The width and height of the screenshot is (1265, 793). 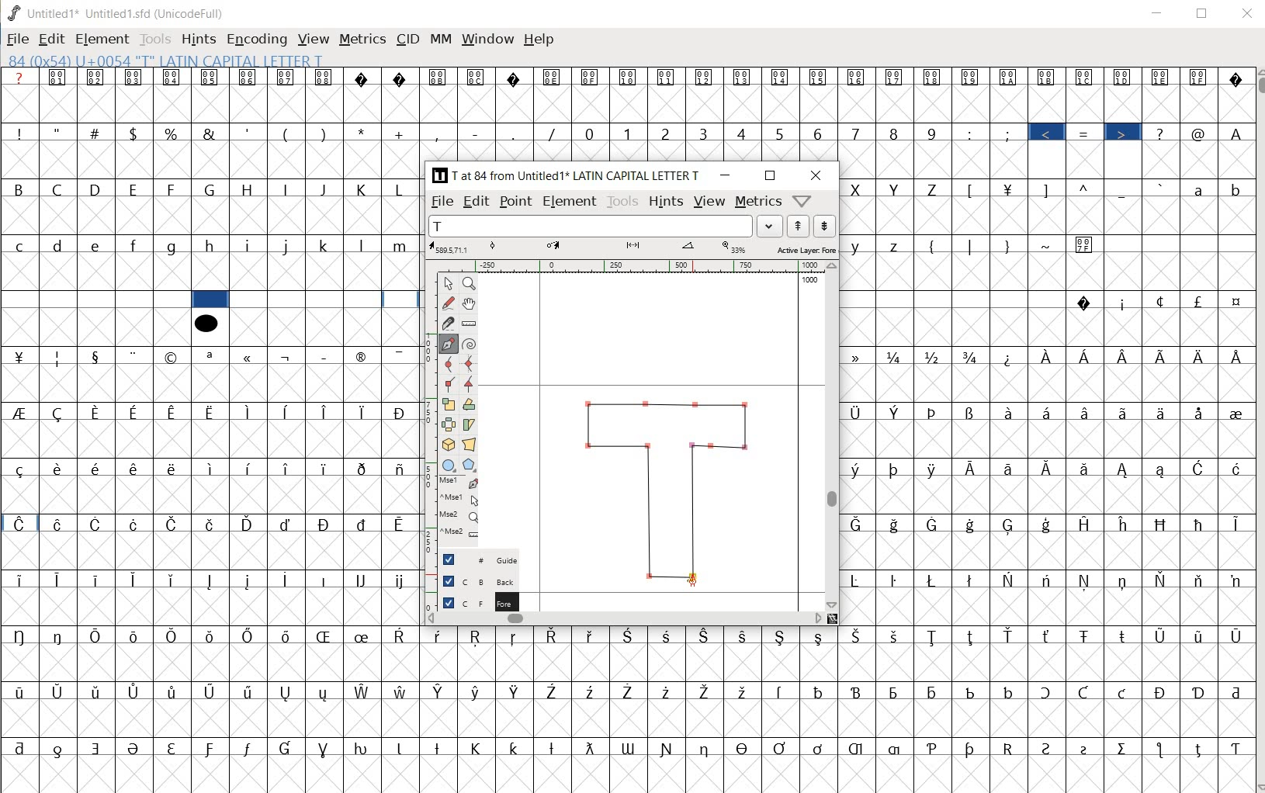 What do you see at coordinates (288, 244) in the screenshot?
I see `j` at bounding box center [288, 244].